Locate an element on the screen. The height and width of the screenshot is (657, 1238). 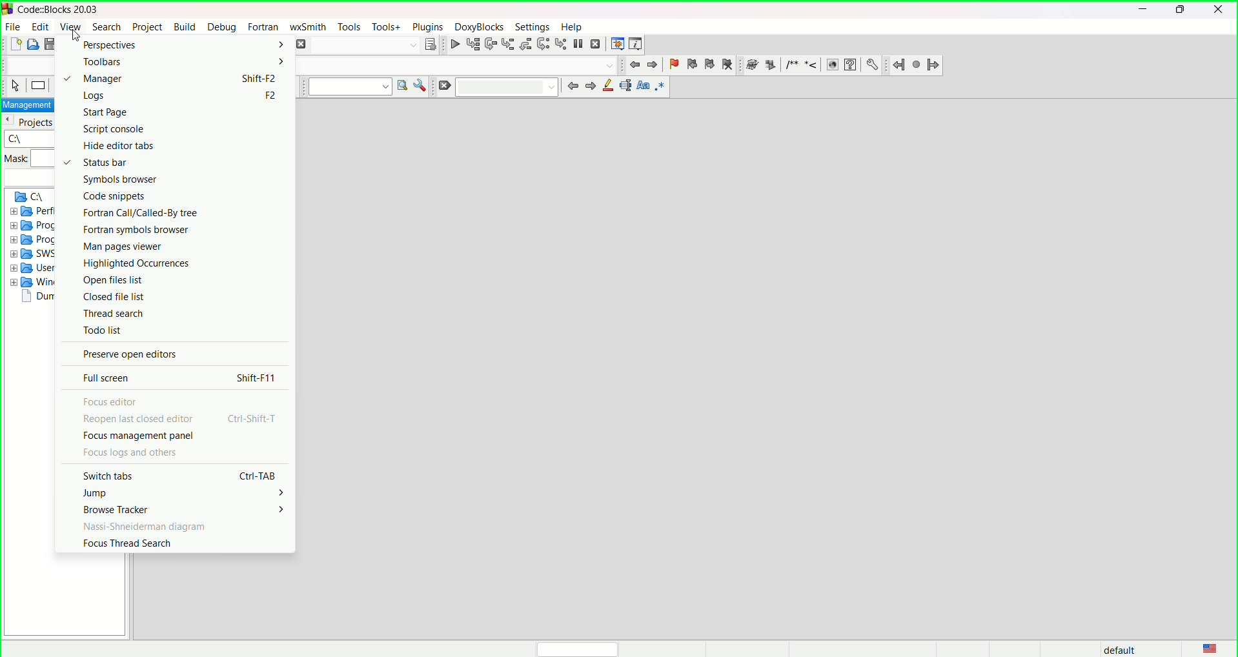
show option window is located at coordinates (423, 85).